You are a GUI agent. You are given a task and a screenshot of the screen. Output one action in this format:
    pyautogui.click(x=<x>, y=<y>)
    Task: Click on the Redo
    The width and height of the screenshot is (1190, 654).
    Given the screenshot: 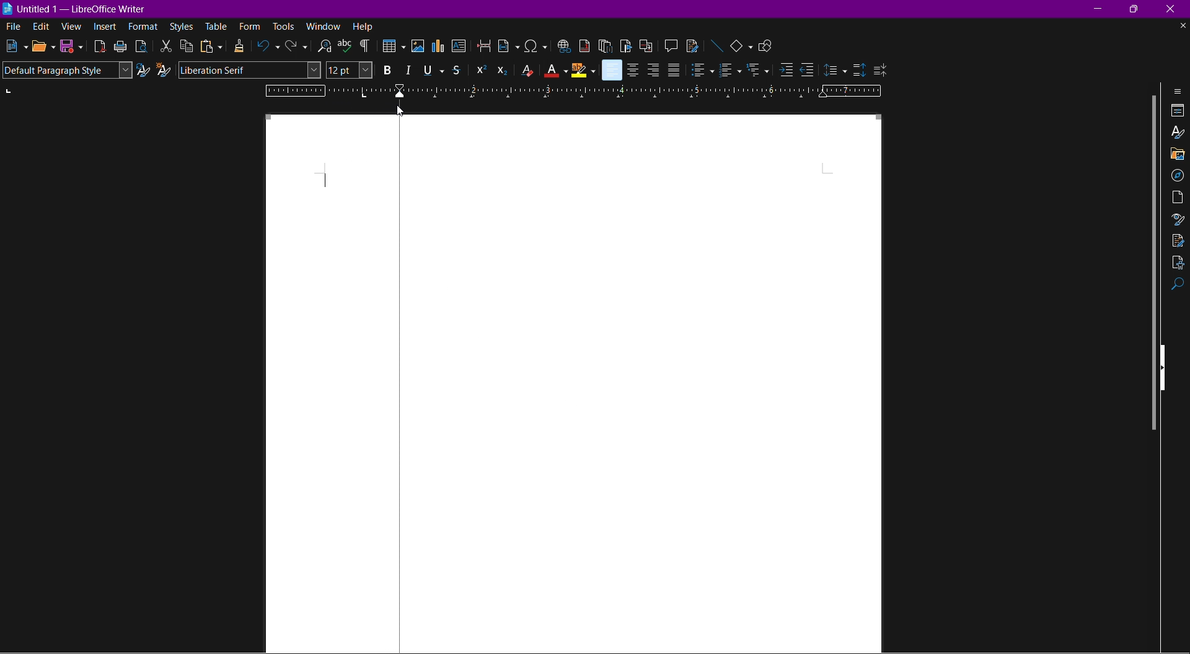 What is the action you would take?
    pyautogui.click(x=296, y=48)
    